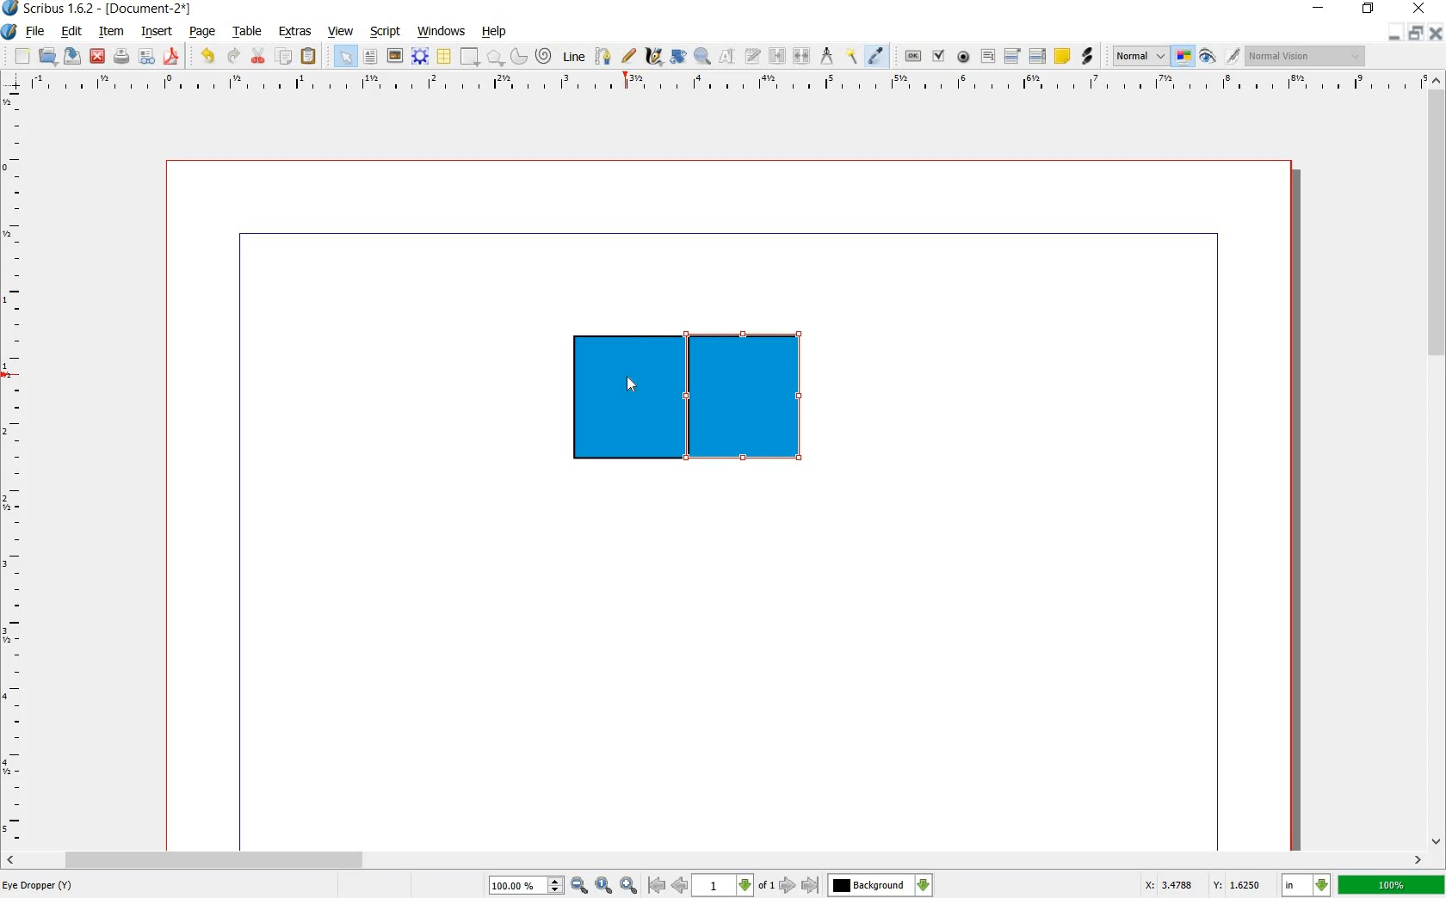 This screenshot has width=1446, height=898. What do you see at coordinates (629, 54) in the screenshot?
I see `freehand line` at bounding box center [629, 54].